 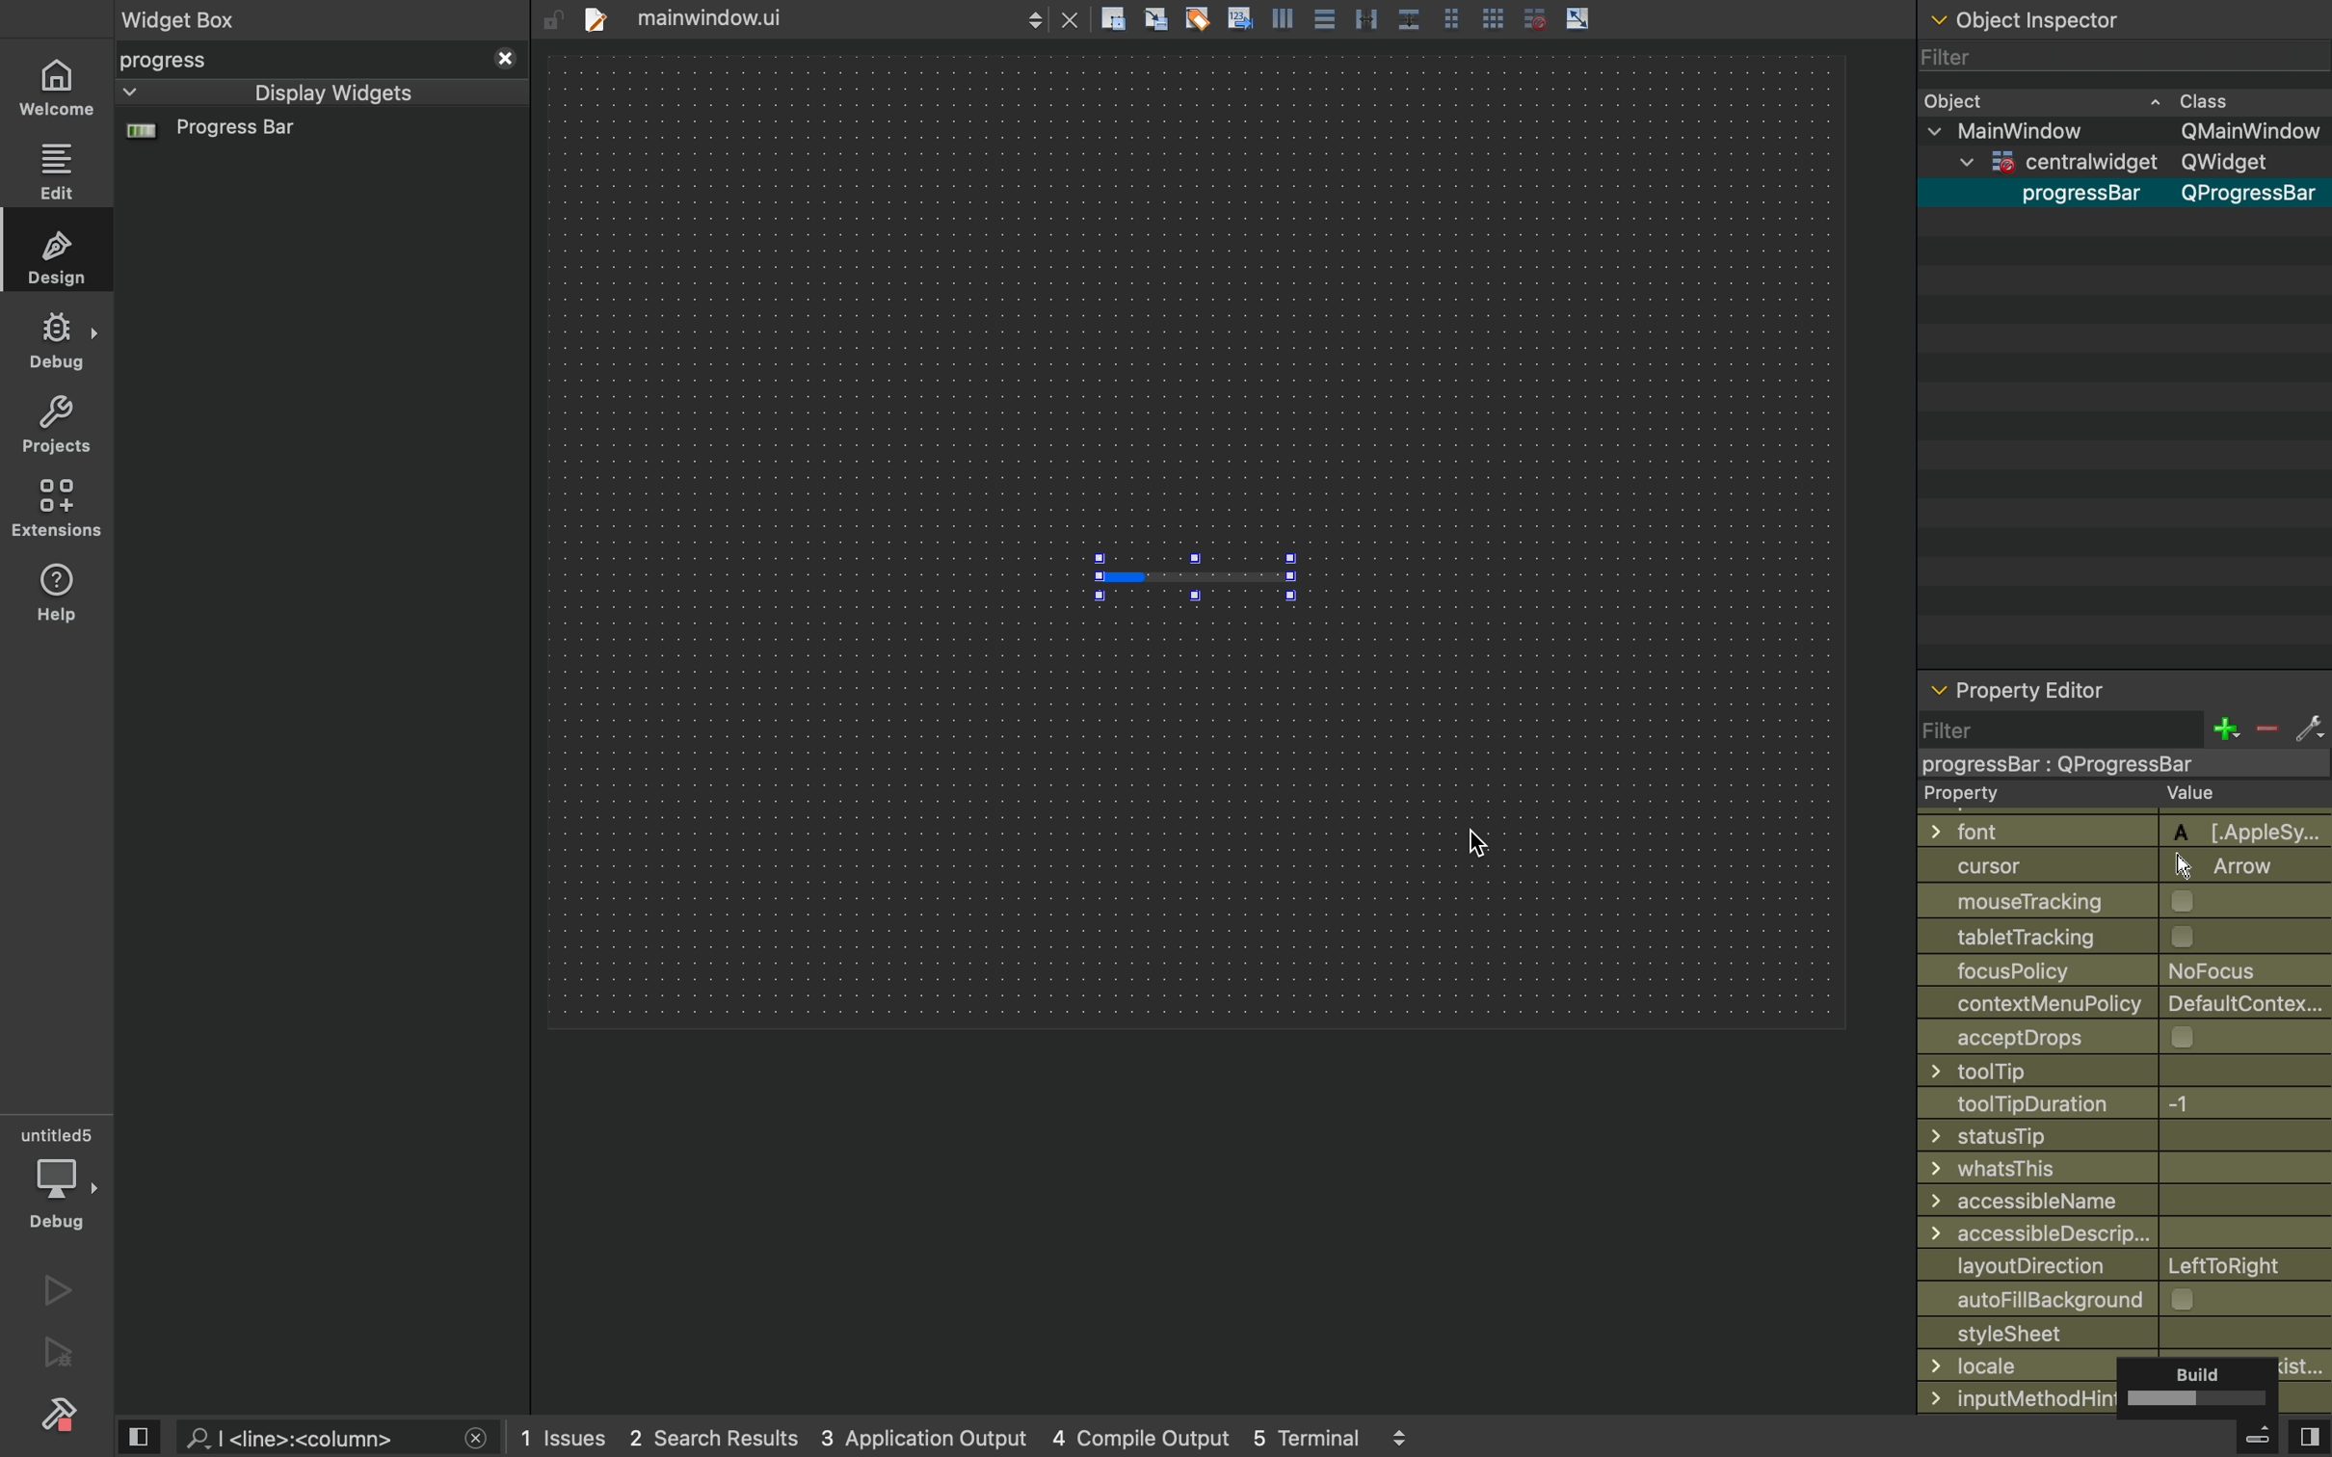 I want to click on edit, so click(x=58, y=172).